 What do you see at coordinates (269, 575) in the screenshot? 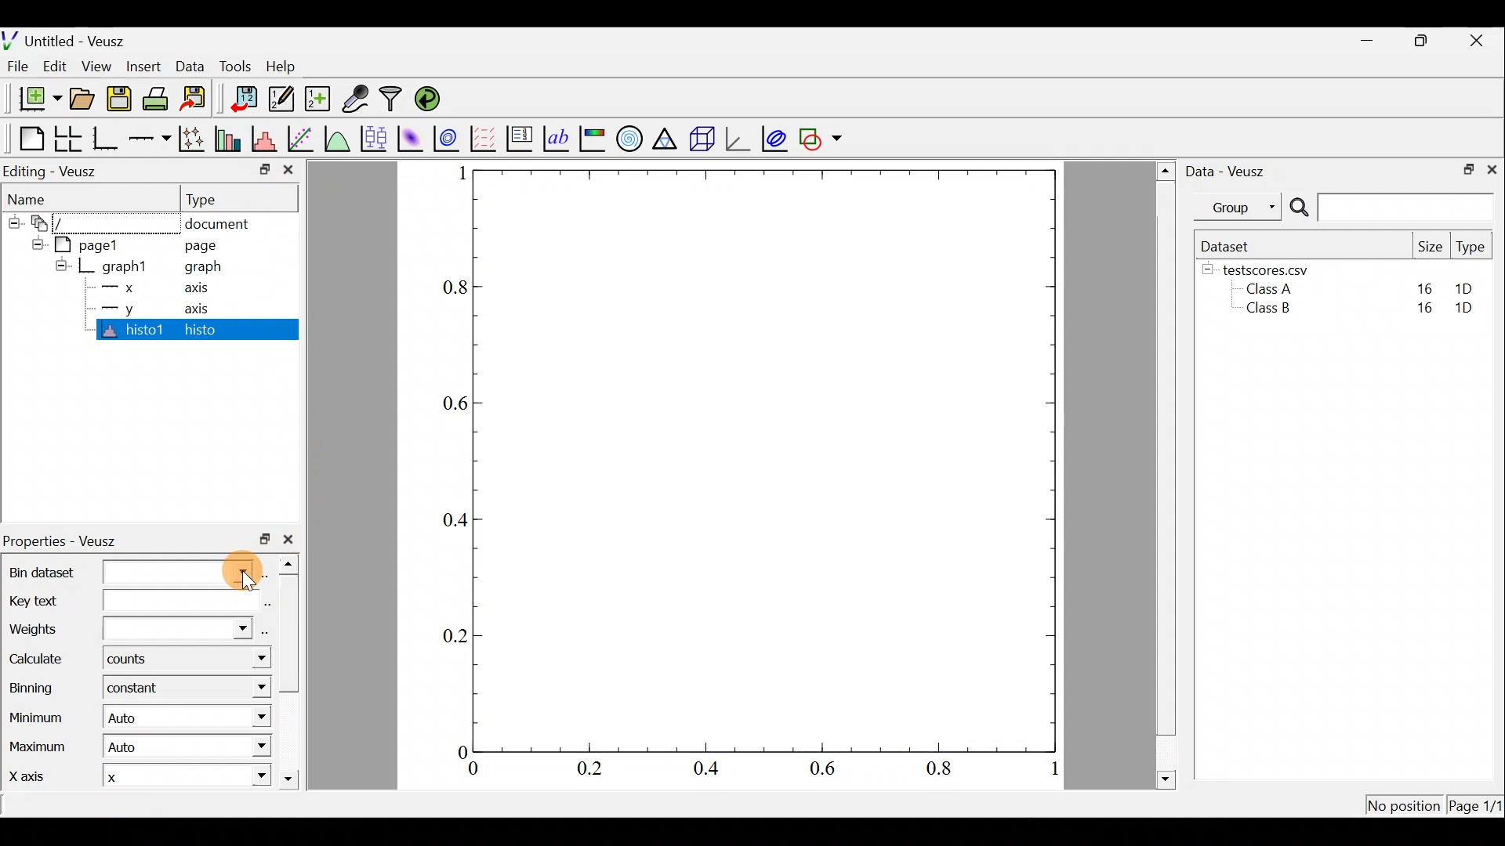
I see `select using dataset browser` at bounding box center [269, 575].